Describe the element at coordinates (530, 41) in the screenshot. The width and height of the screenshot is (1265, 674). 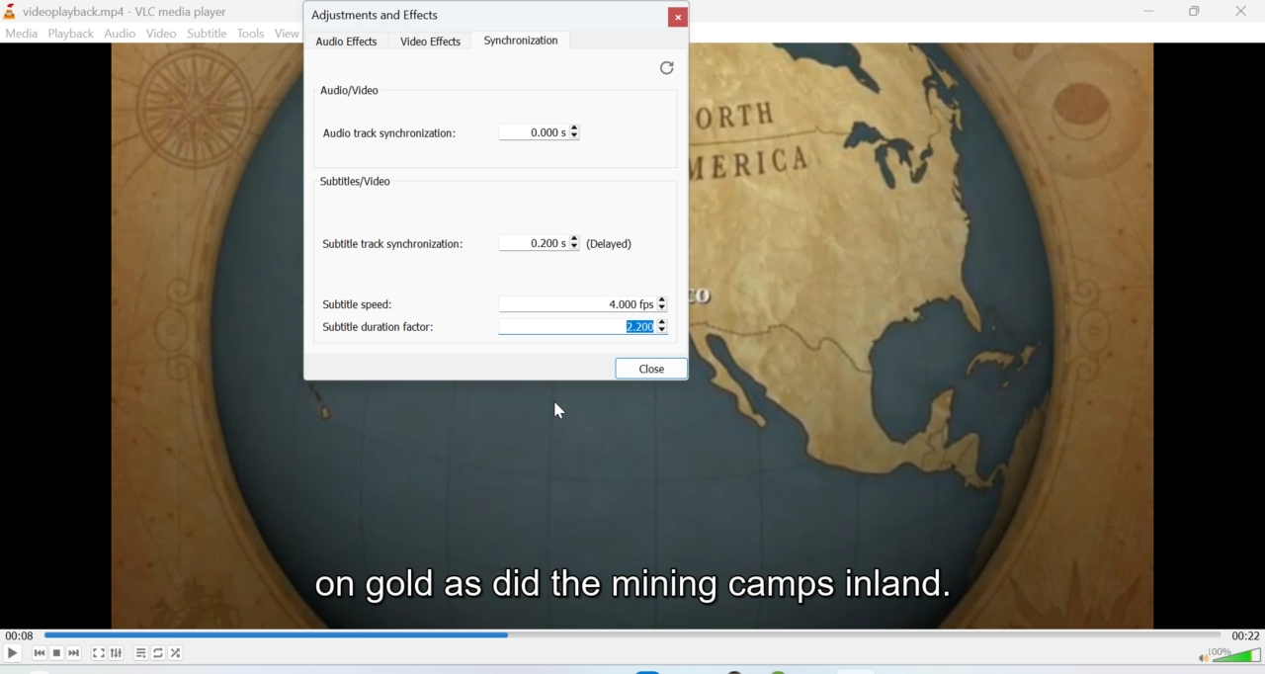
I see `synchronization` at that location.